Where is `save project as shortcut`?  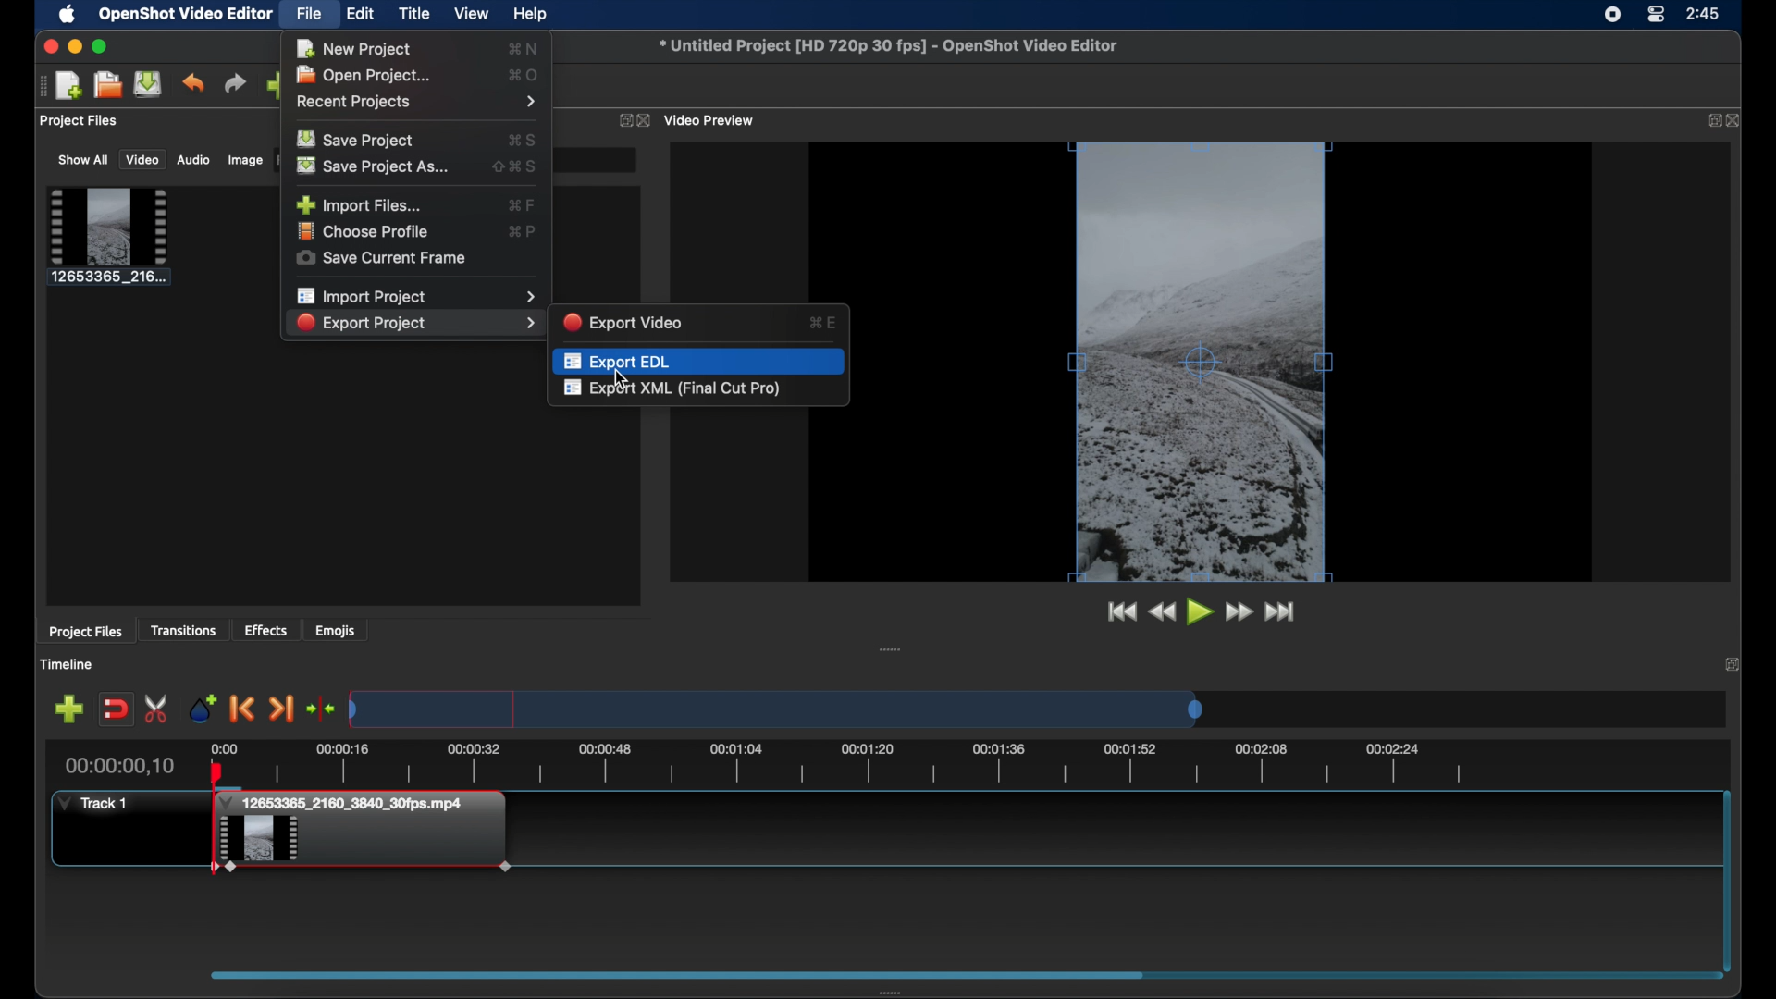 save project as shortcut is located at coordinates (516, 166).